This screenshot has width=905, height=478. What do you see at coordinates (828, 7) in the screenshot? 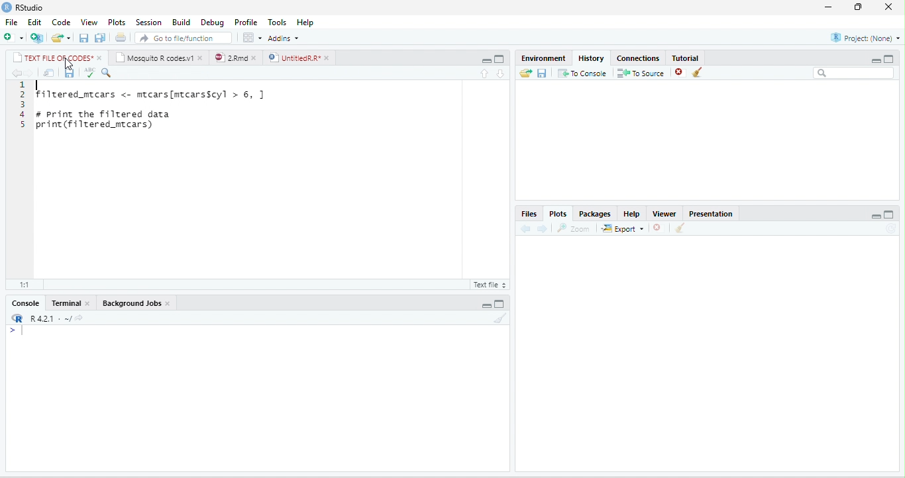
I see `minimize` at bounding box center [828, 7].